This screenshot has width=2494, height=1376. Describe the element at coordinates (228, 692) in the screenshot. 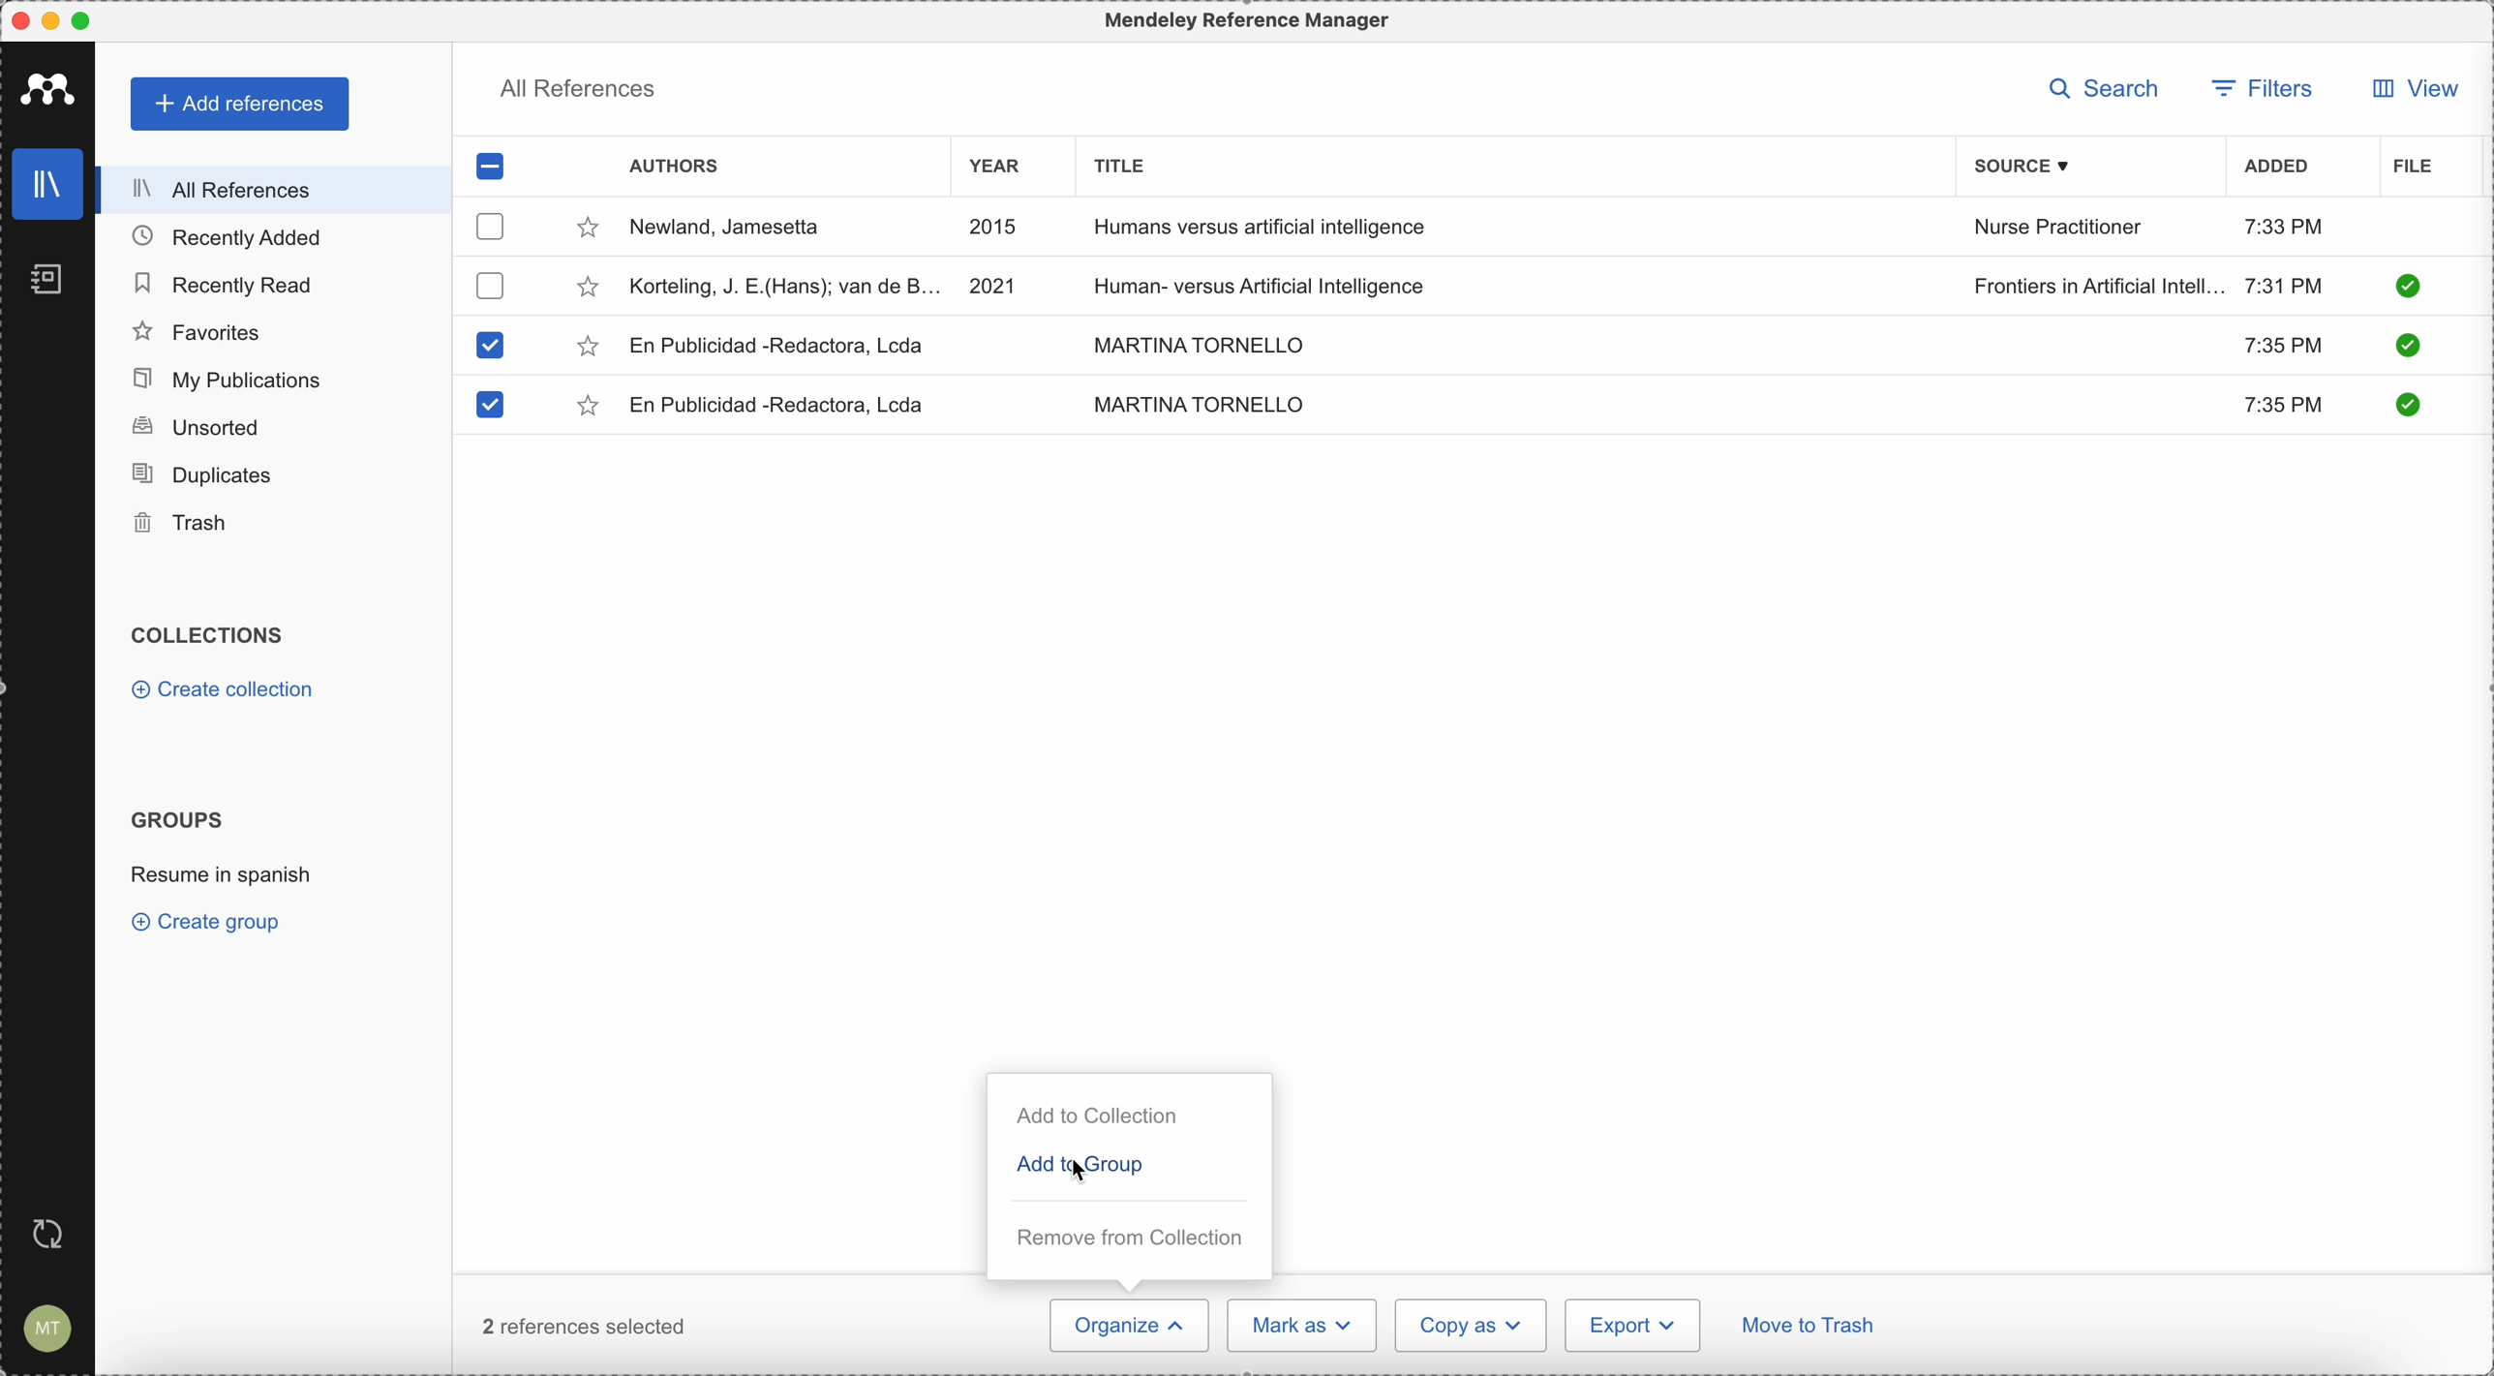

I see `create collection` at that location.